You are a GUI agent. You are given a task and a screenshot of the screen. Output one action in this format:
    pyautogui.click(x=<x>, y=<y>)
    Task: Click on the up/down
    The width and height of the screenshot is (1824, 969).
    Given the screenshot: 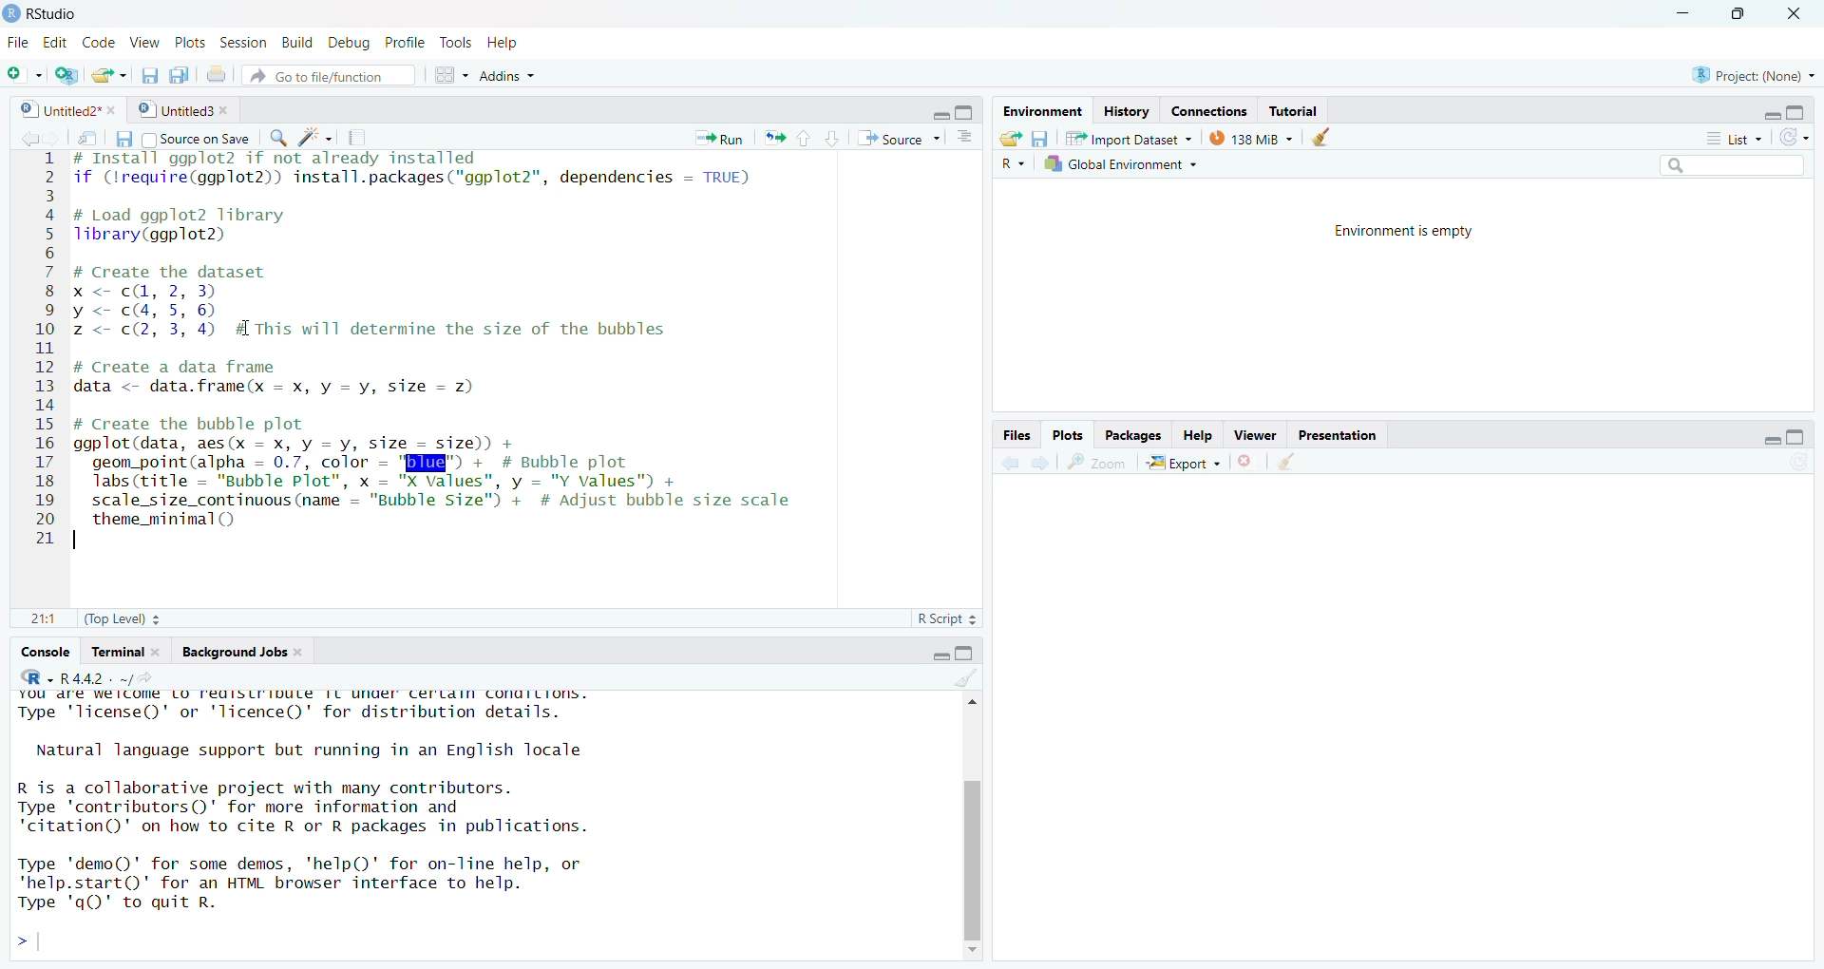 What is the action you would take?
    pyautogui.click(x=814, y=139)
    